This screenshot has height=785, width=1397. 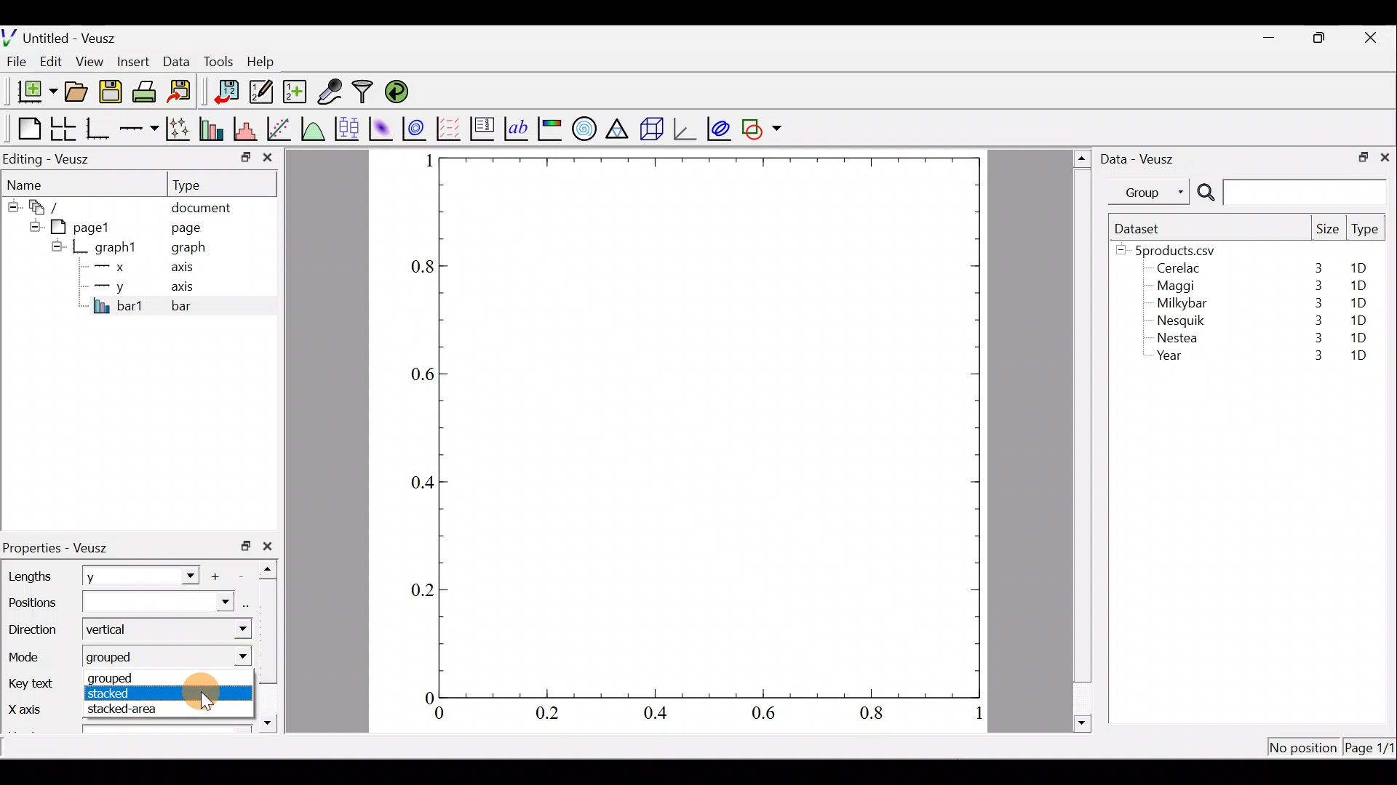 What do you see at coordinates (439, 715) in the screenshot?
I see `0` at bounding box center [439, 715].